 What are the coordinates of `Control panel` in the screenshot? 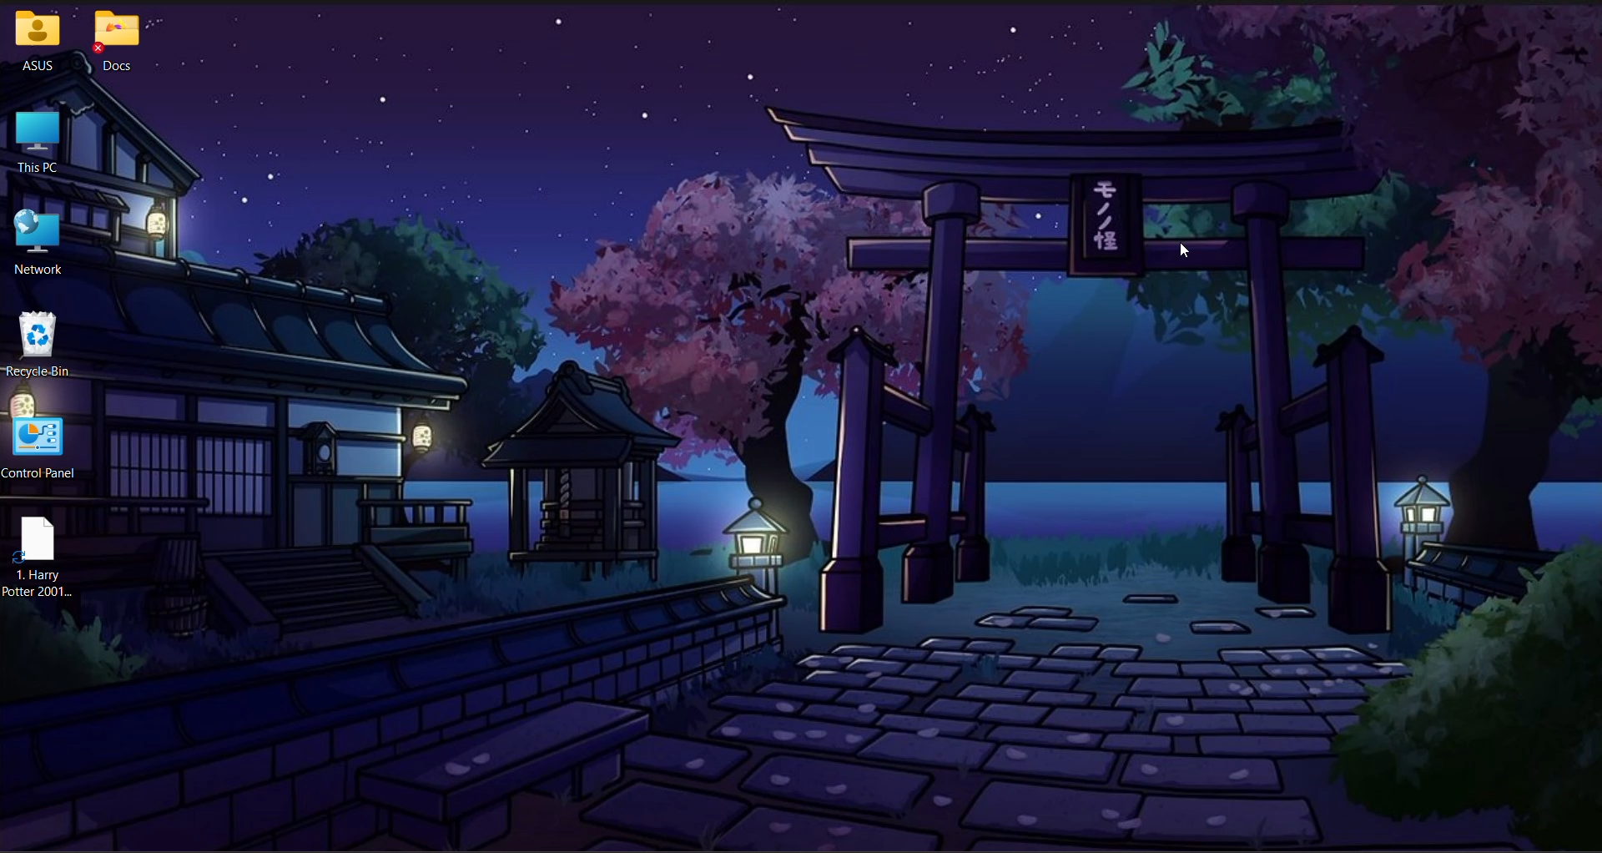 It's located at (38, 447).